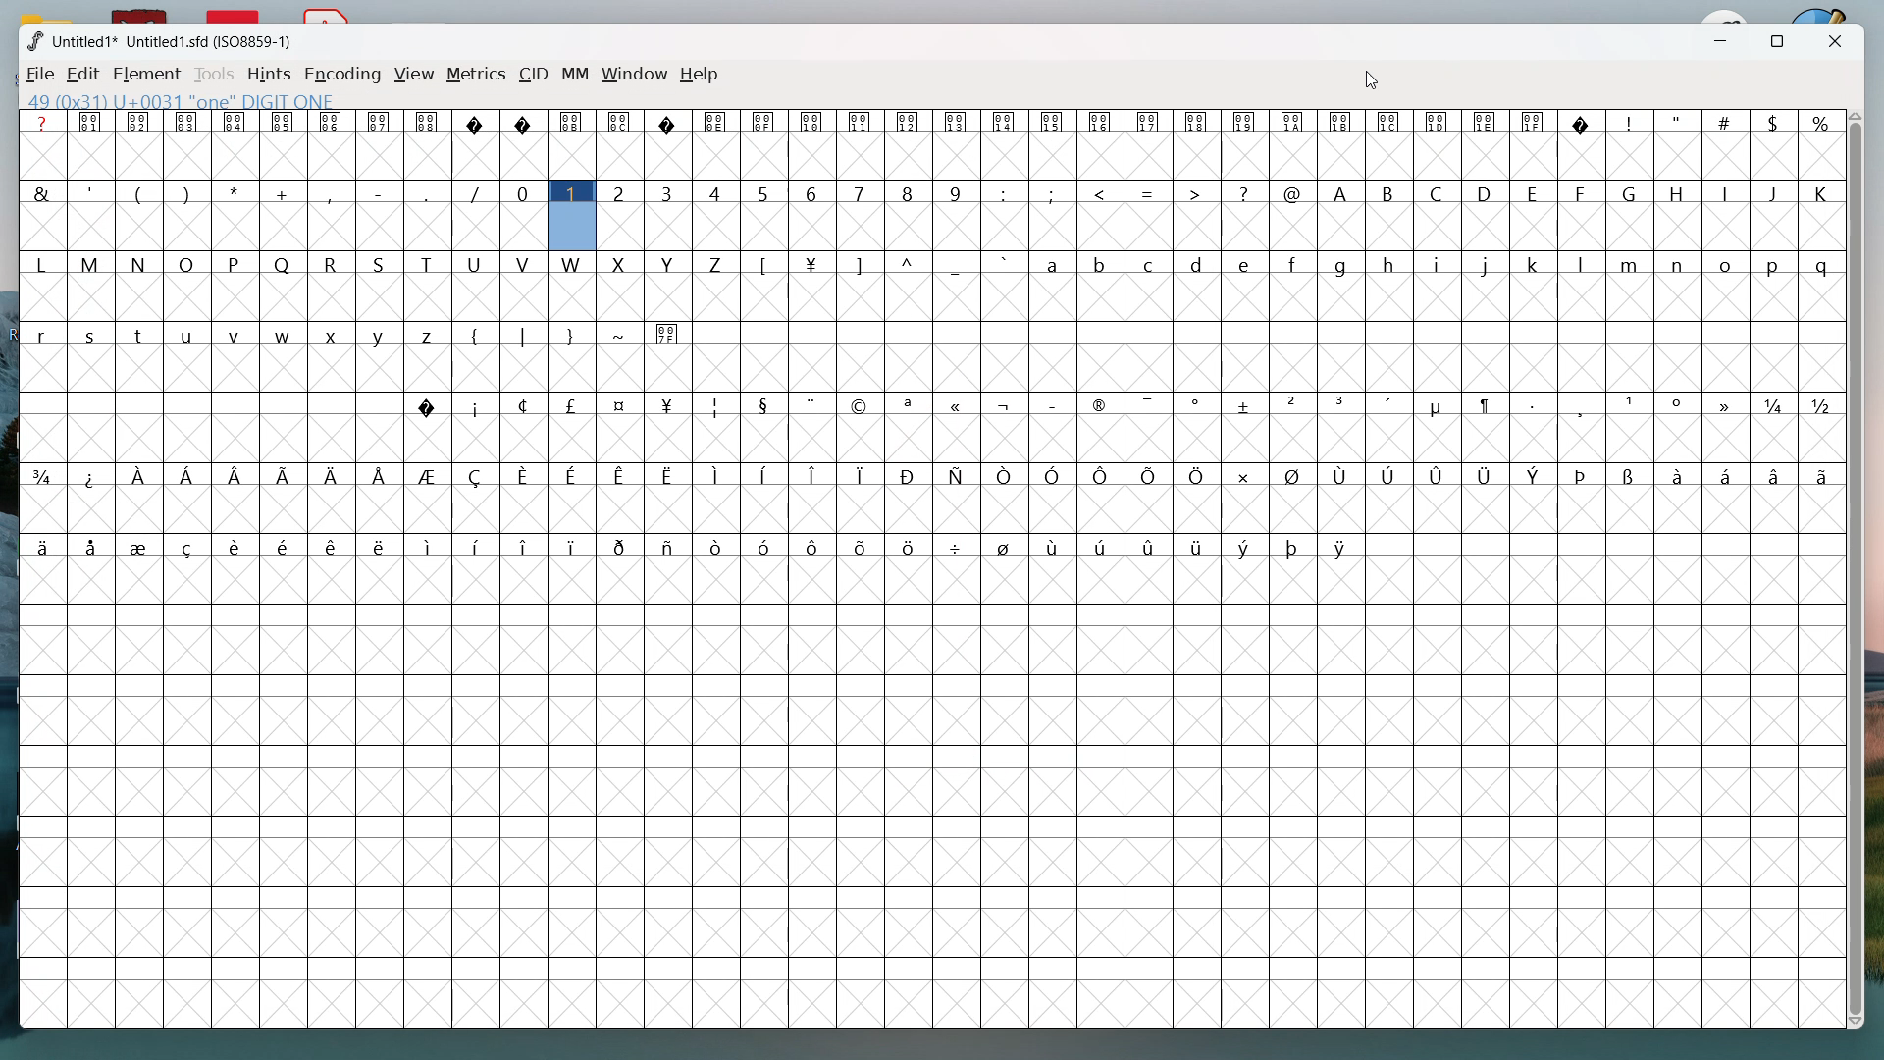 This screenshot has width=1884, height=1060. What do you see at coordinates (477, 263) in the screenshot?
I see `U` at bounding box center [477, 263].